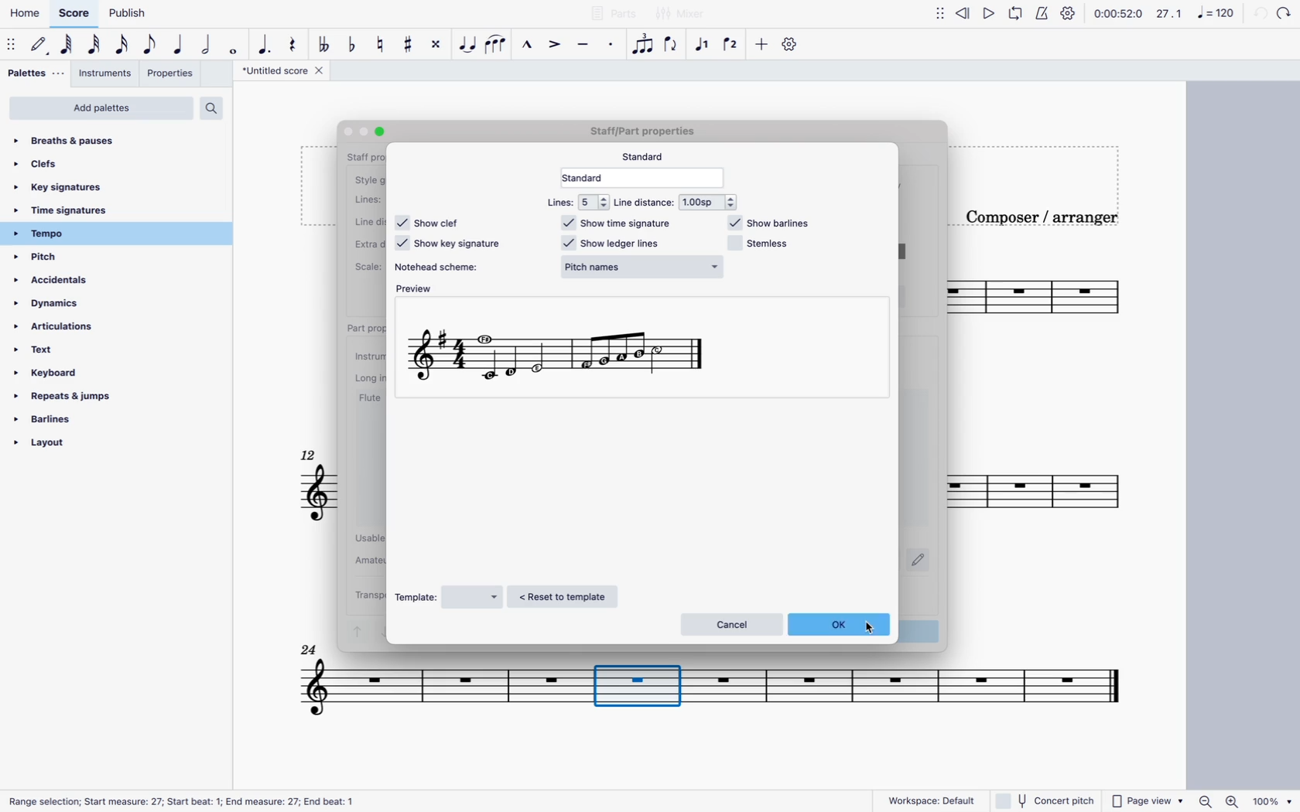  Describe the element at coordinates (56, 304) in the screenshot. I see `dynamics` at that location.